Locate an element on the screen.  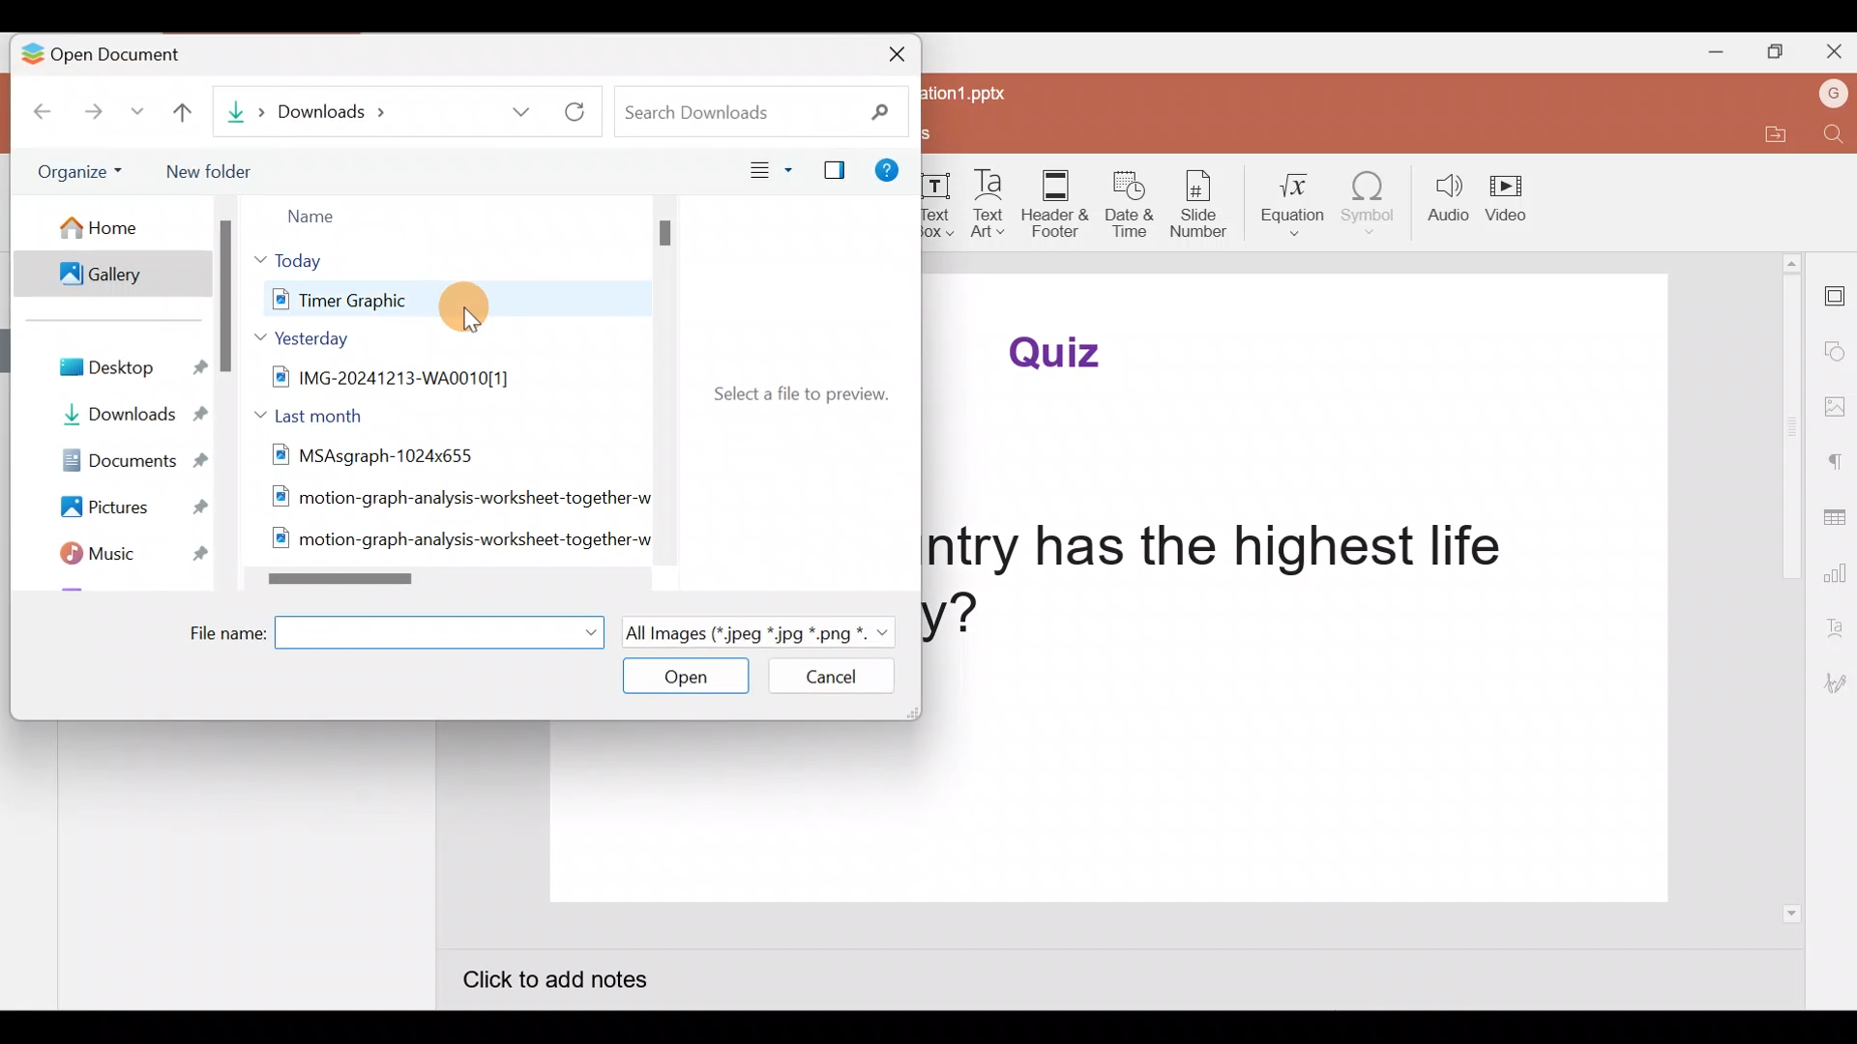
Timer Graphic is located at coordinates (414, 299).